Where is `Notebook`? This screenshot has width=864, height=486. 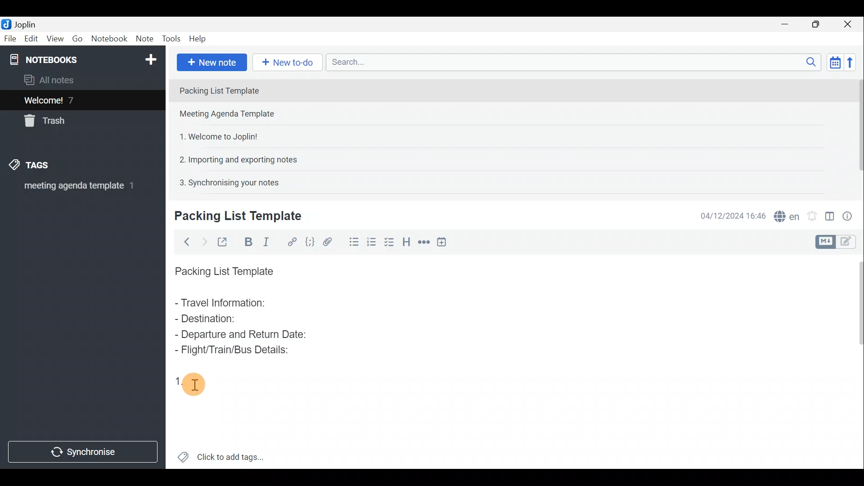
Notebook is located at coordinates (109, 40).